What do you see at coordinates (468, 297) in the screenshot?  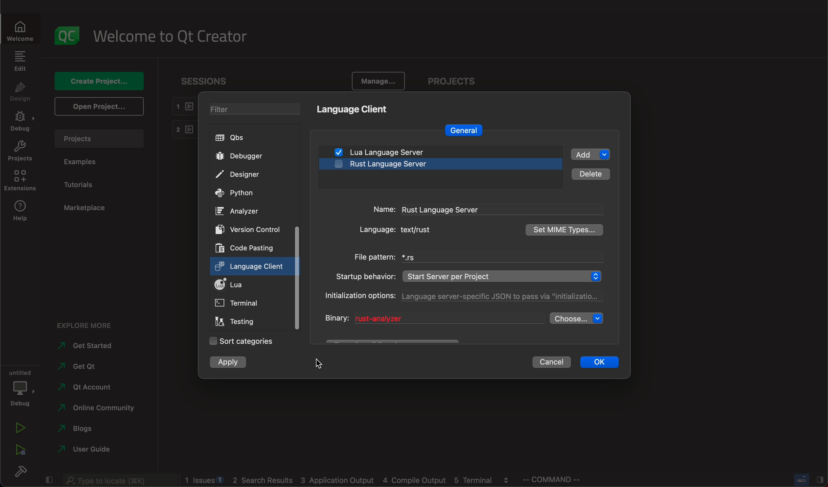 I see `options` at bounding box center [468, 297].